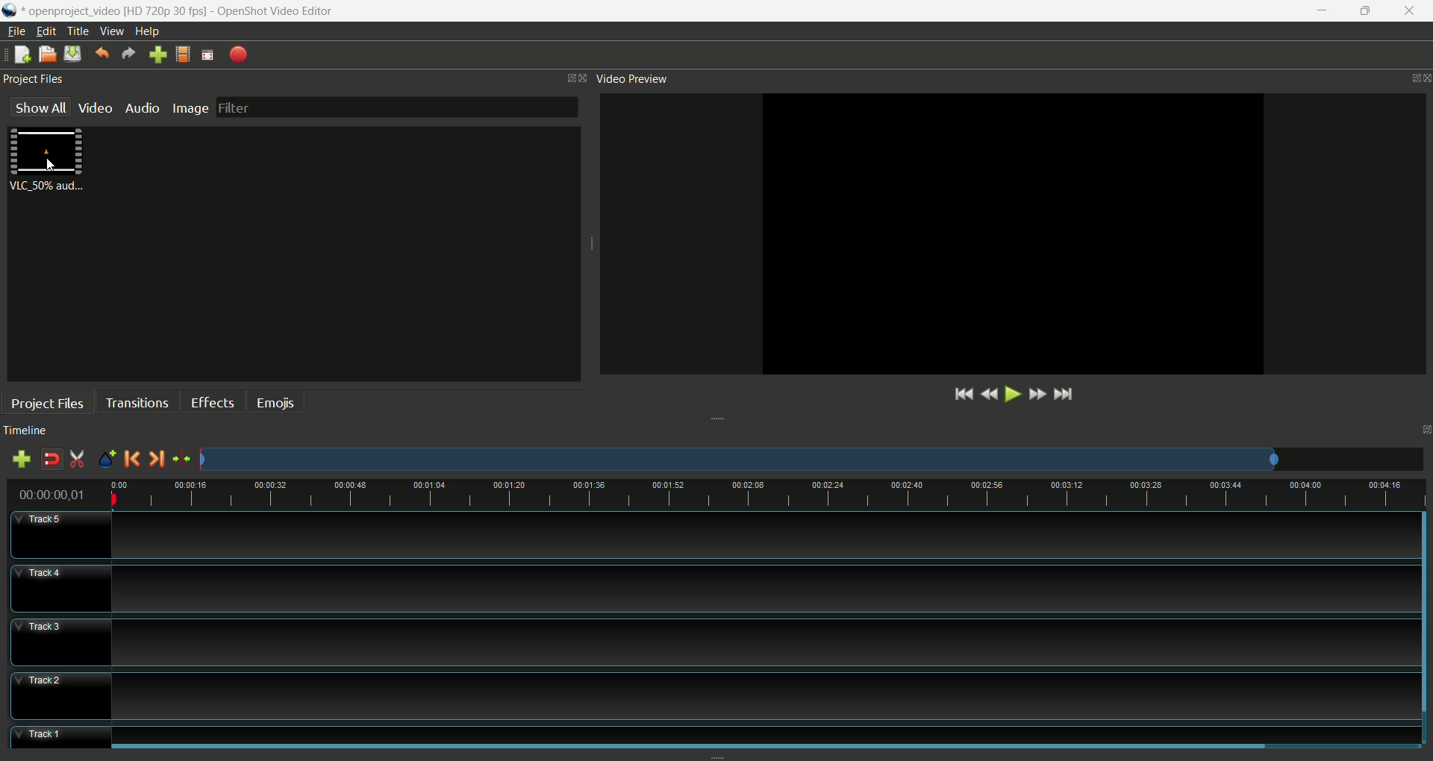  What do you see at coordinates (207, 54) in the screenshot?
I see `fullscreen` at bounding box center [207, 54].